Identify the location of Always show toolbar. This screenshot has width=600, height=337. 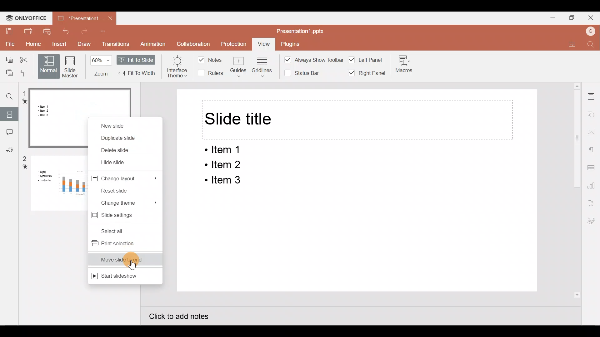
(314, 60).